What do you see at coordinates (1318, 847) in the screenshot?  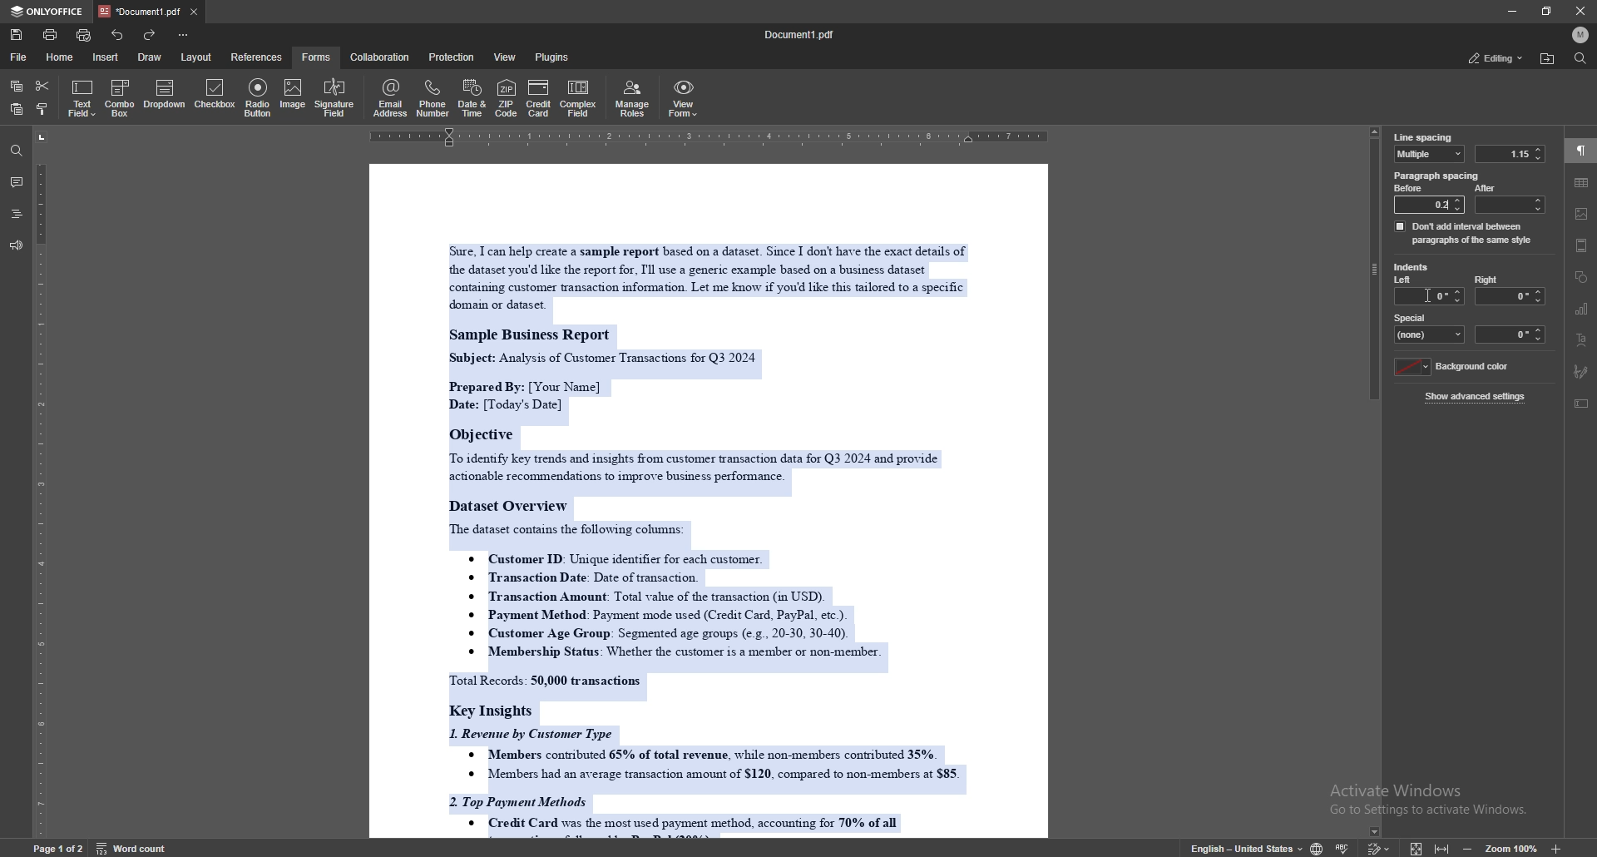 I see `change doc language` at bounding box center [1318, 847].